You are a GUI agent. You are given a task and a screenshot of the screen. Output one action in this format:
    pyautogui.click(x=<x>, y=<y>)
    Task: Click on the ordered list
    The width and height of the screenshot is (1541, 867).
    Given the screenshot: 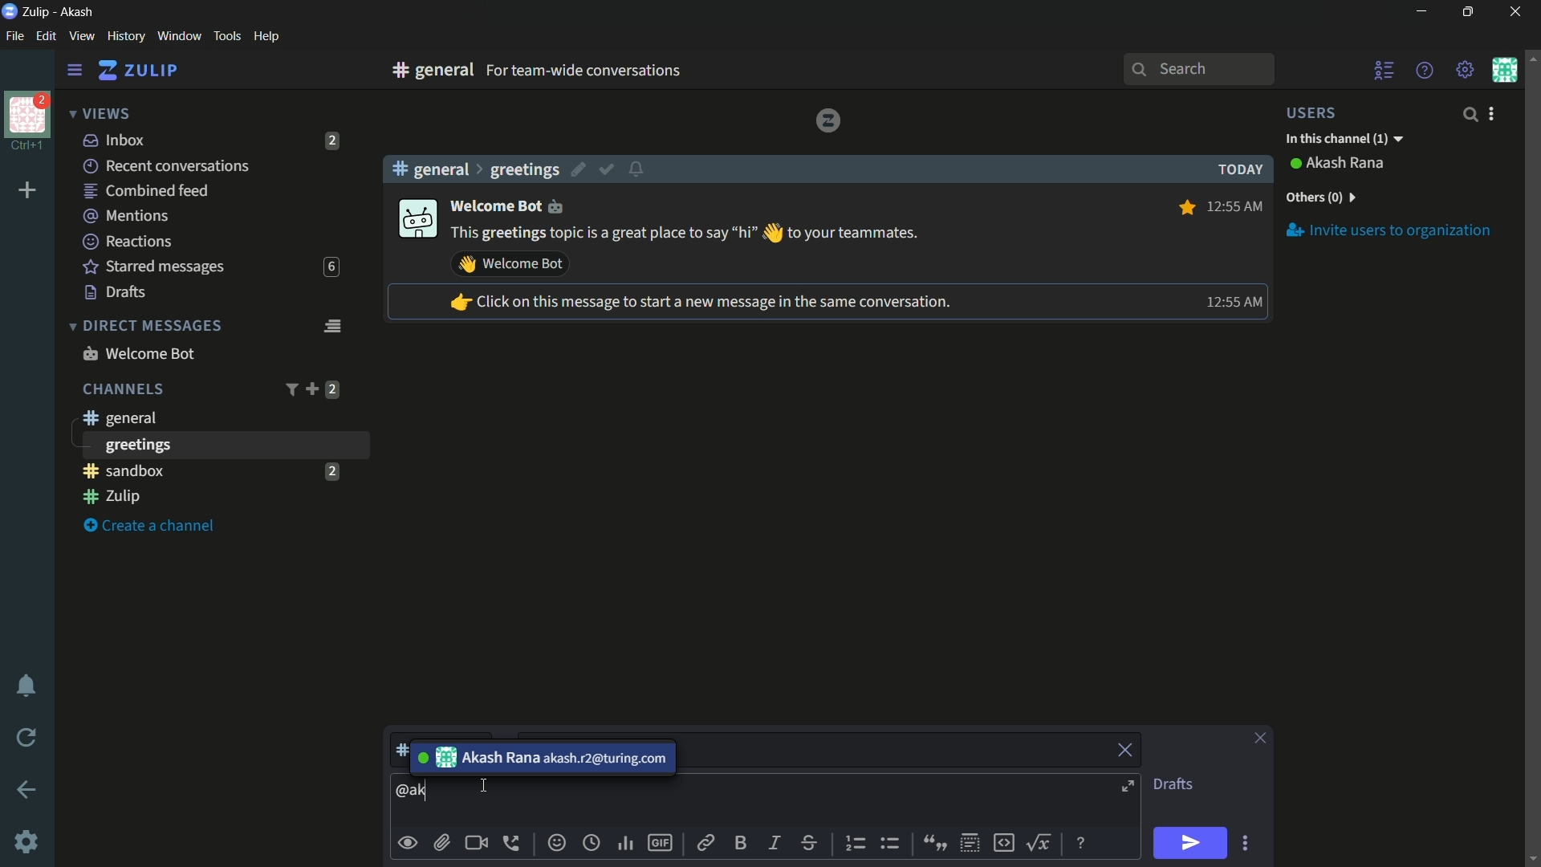 What is the action you would take?
    pyautogui.click(x=858, y=844)
    